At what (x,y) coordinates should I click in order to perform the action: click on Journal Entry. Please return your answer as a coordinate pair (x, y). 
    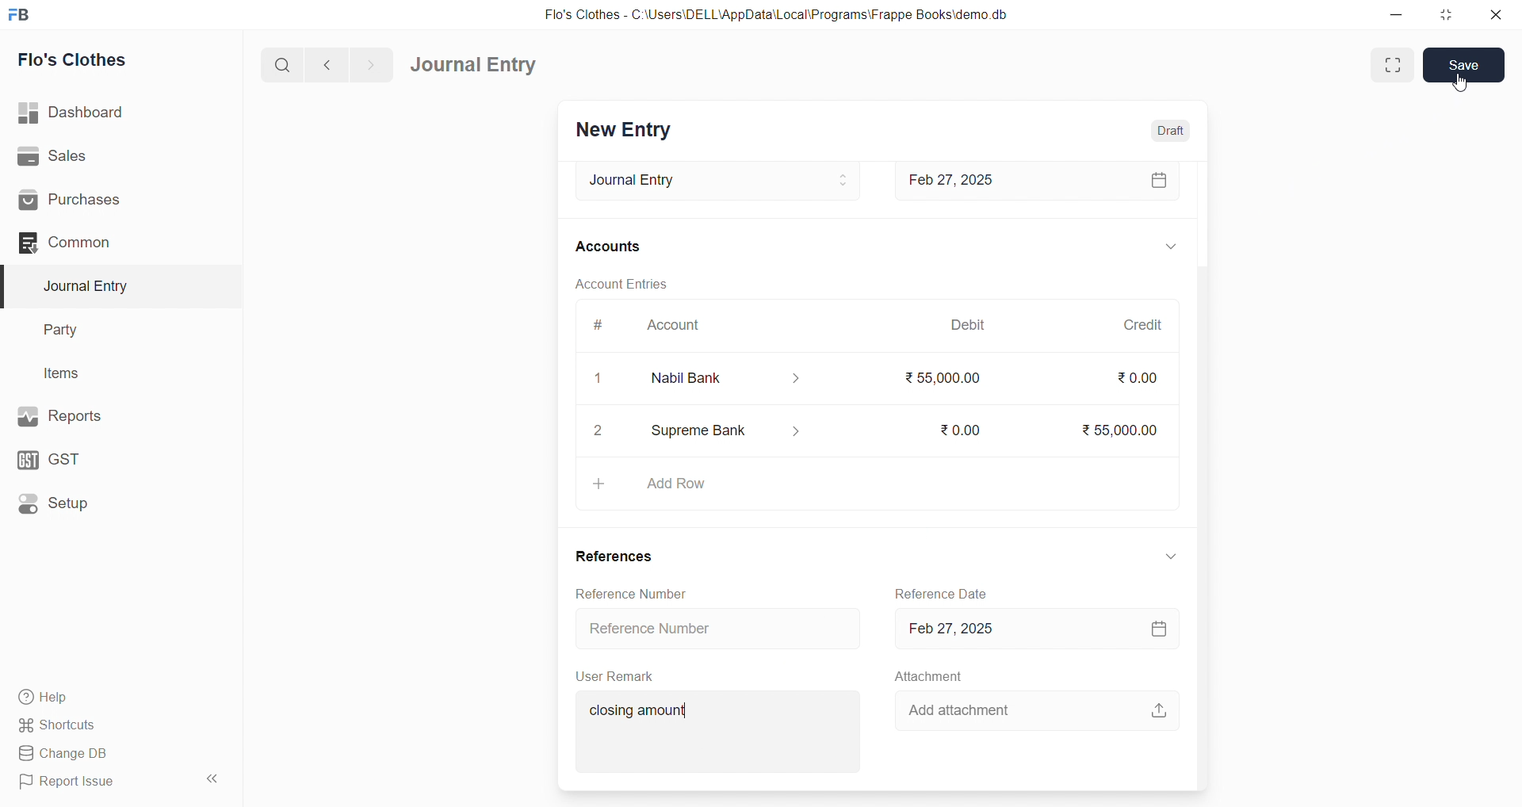
    Looking at the image, I should click on (90, 286).